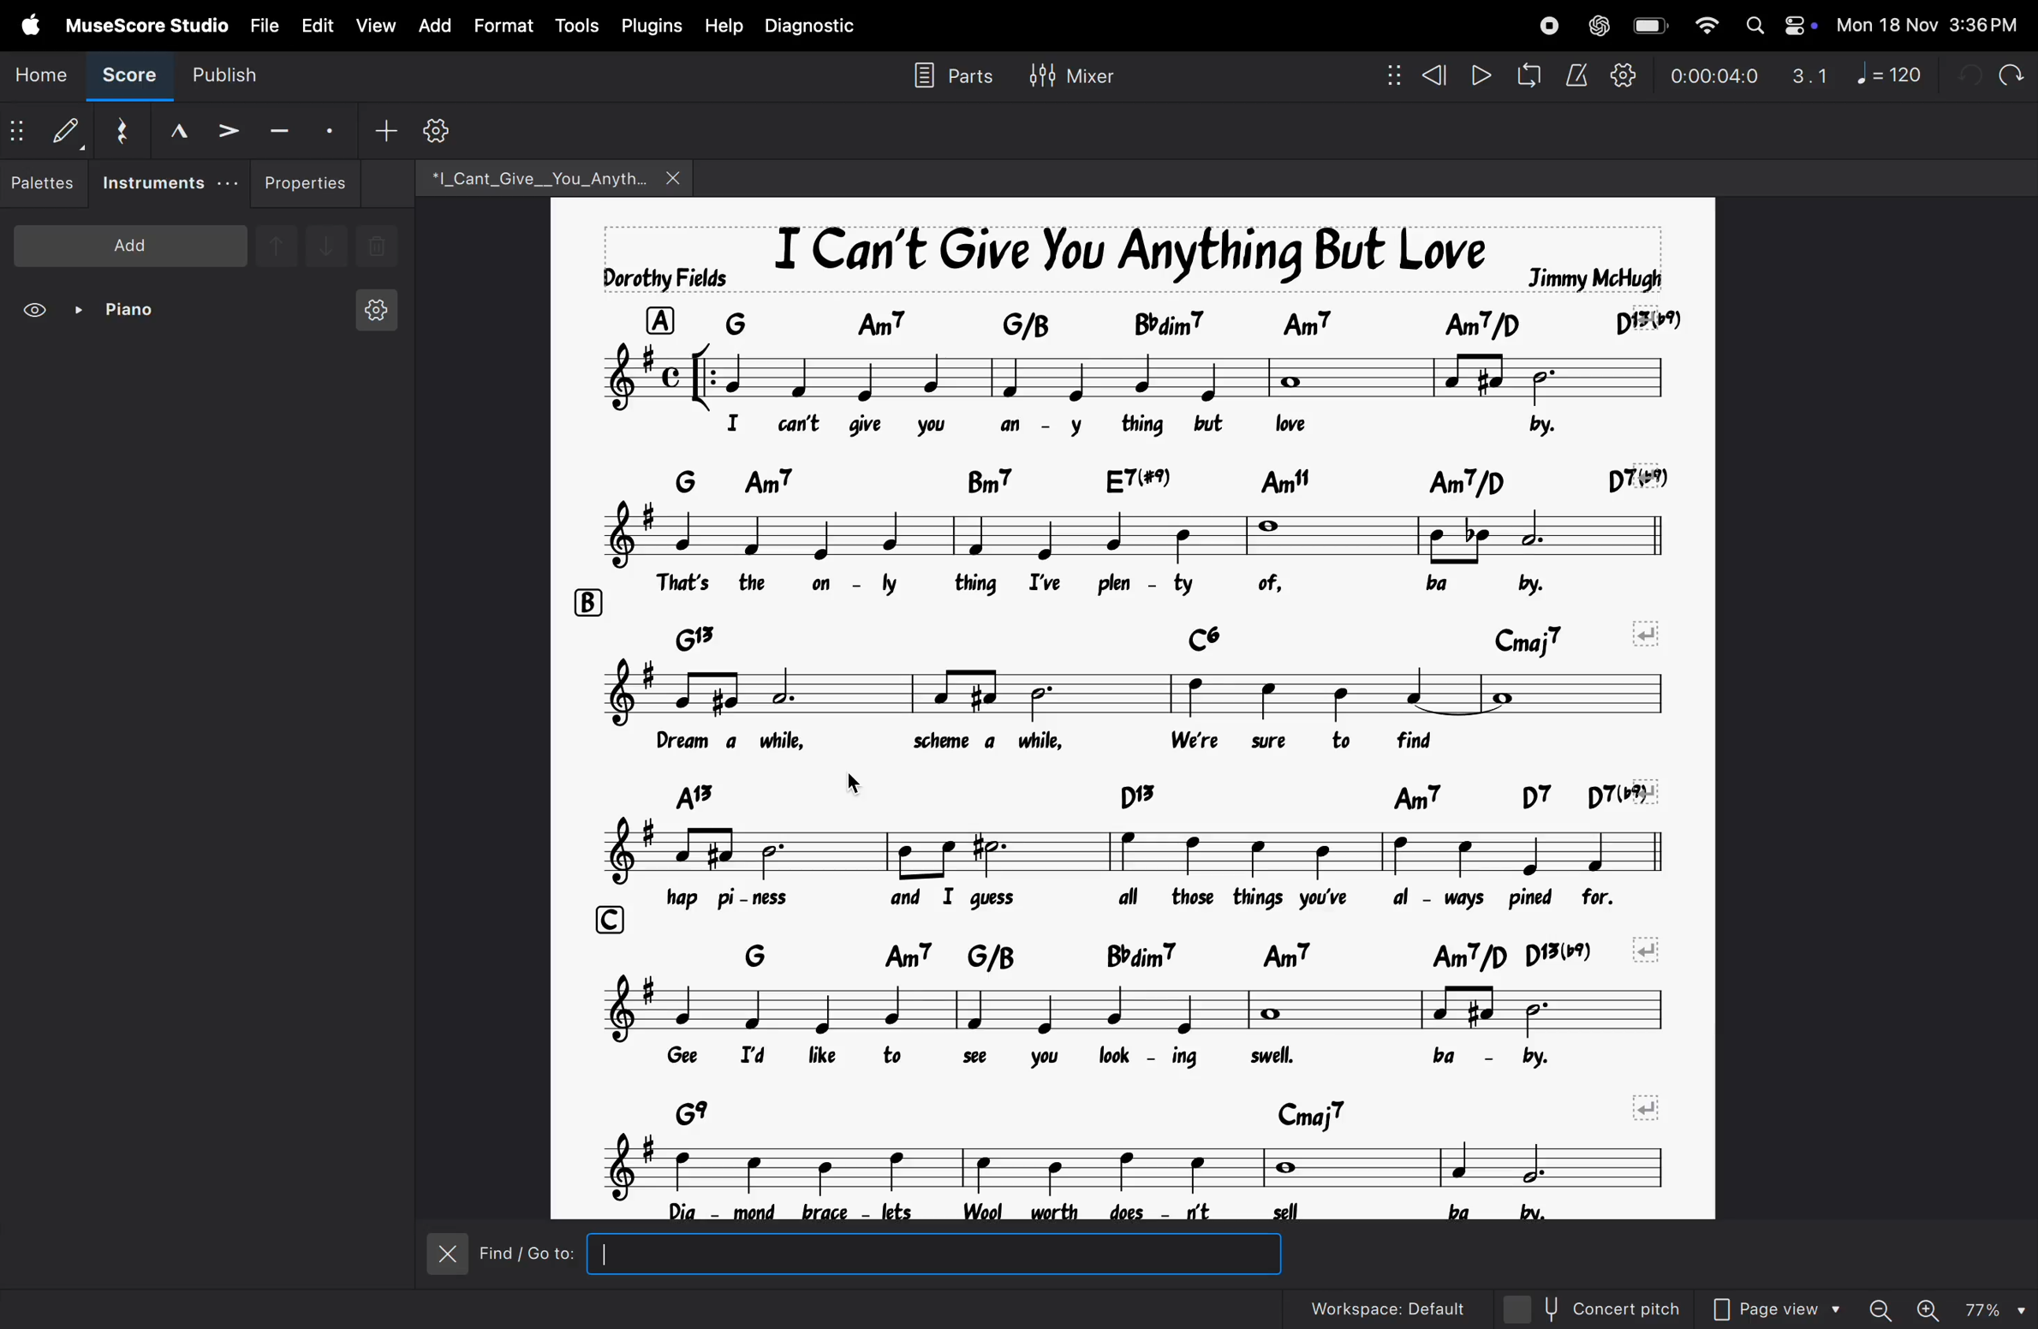 The height and width of the screenshot is (1329, 2038). Describe the element at coordinates (1577, 75) in the screenshot. I see `metronome` at that location.